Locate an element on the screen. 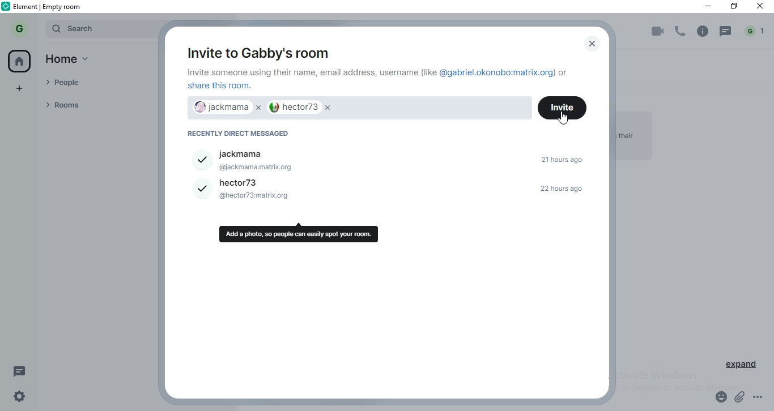 This screenshot has width=774, height=411. people is located at coordinates (92, 84).